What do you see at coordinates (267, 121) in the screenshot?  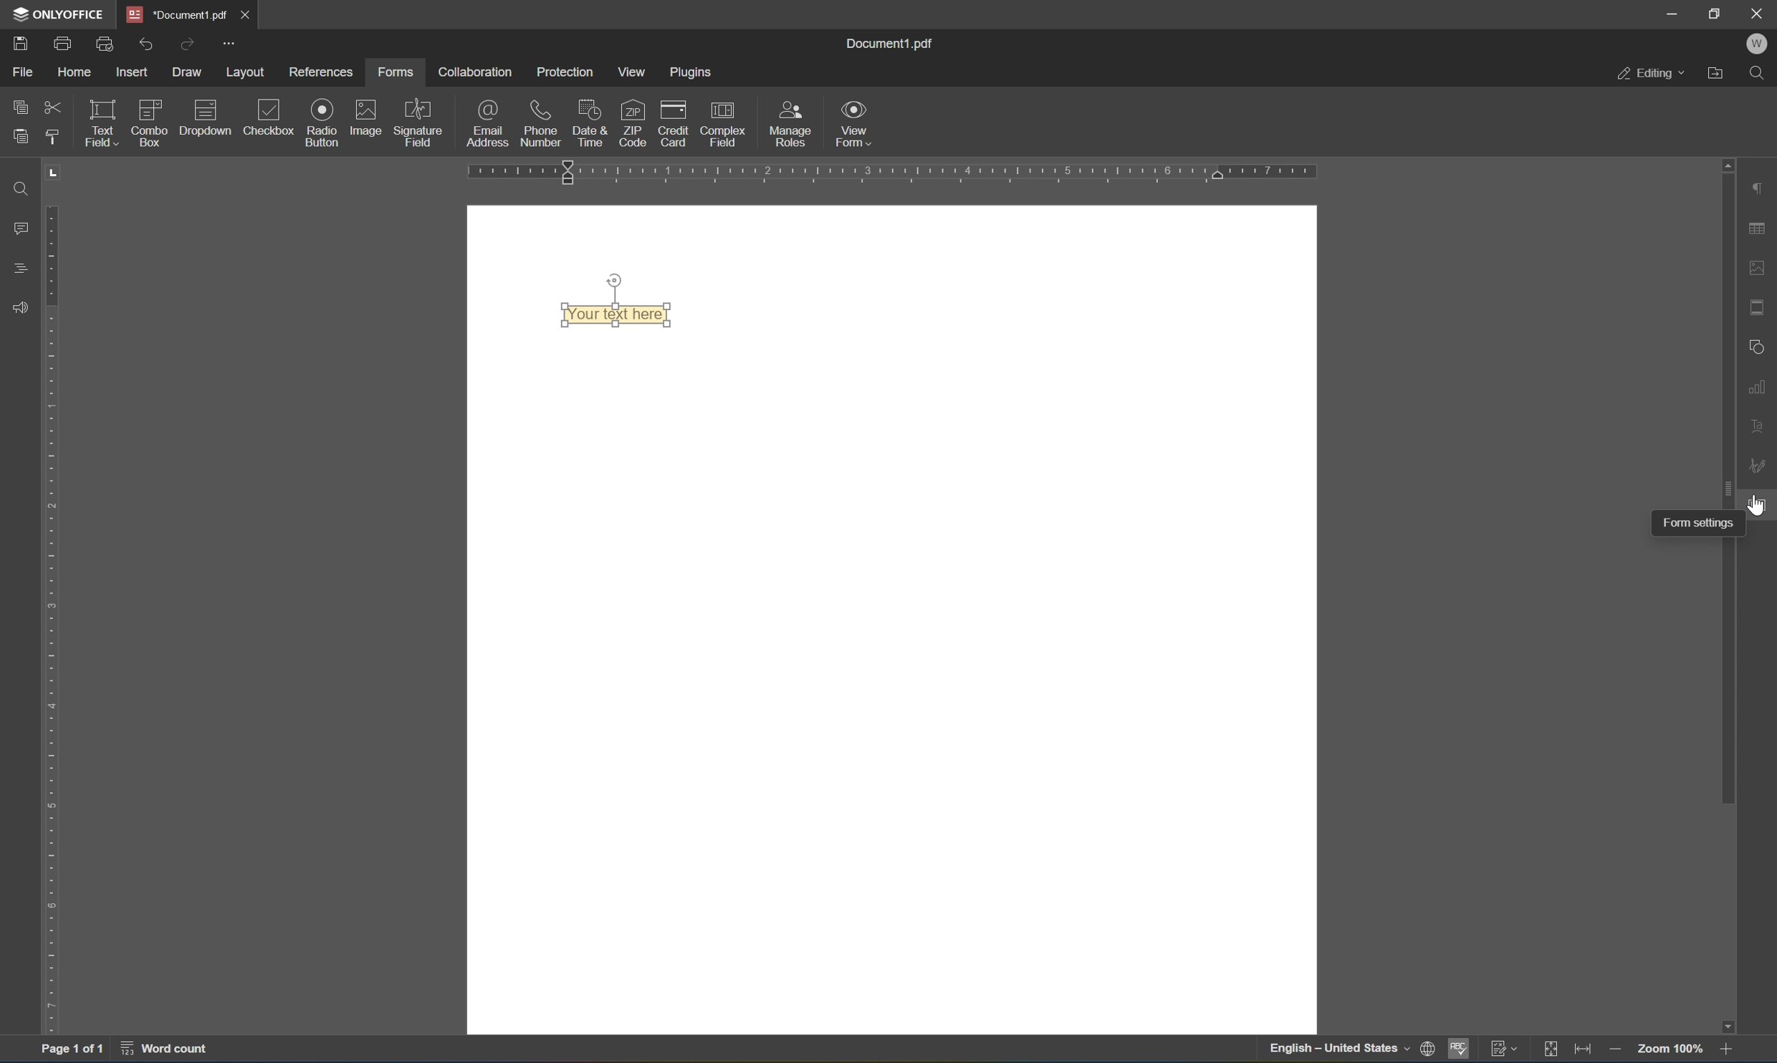 I see `checkbox` at bounding box center [267, 121].